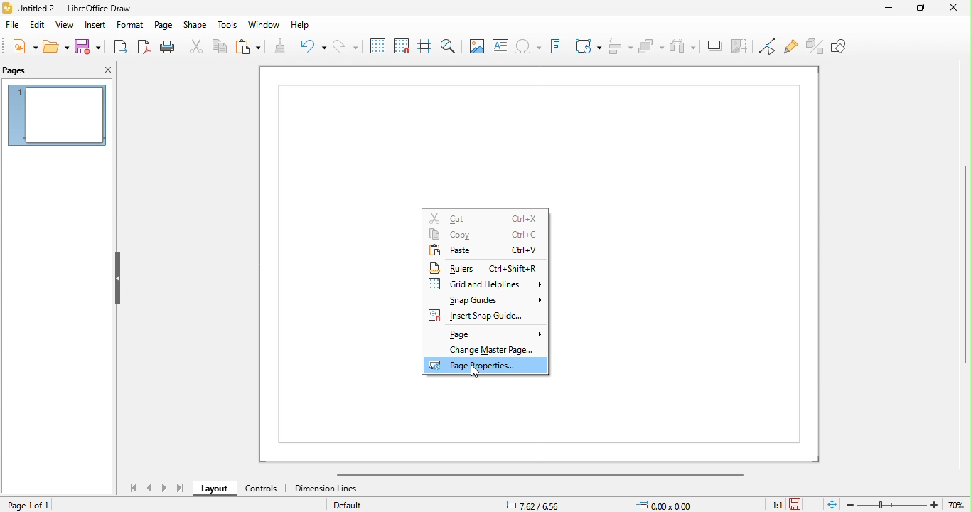 The image size is (971, 512). What do you see at coordinates (301, 26) in the screenshot?
I see `help` at bounding box center [301, 26].